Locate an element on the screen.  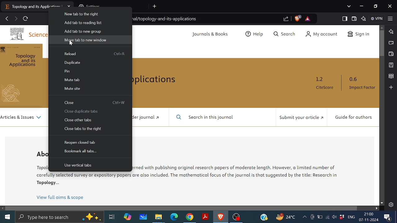
Internet access is located at coordinates (328, 217).